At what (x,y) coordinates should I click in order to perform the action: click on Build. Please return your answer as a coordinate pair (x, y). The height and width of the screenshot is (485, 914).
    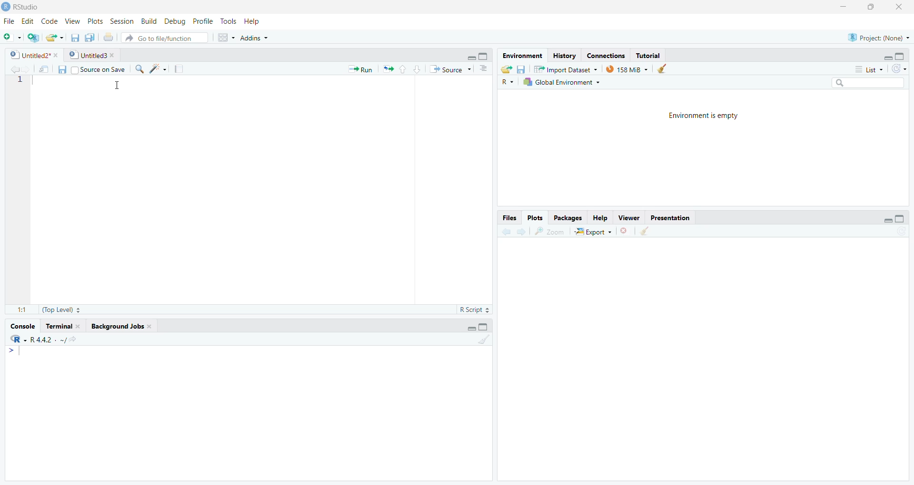
    Looking at the image, I should click on (148, 21).